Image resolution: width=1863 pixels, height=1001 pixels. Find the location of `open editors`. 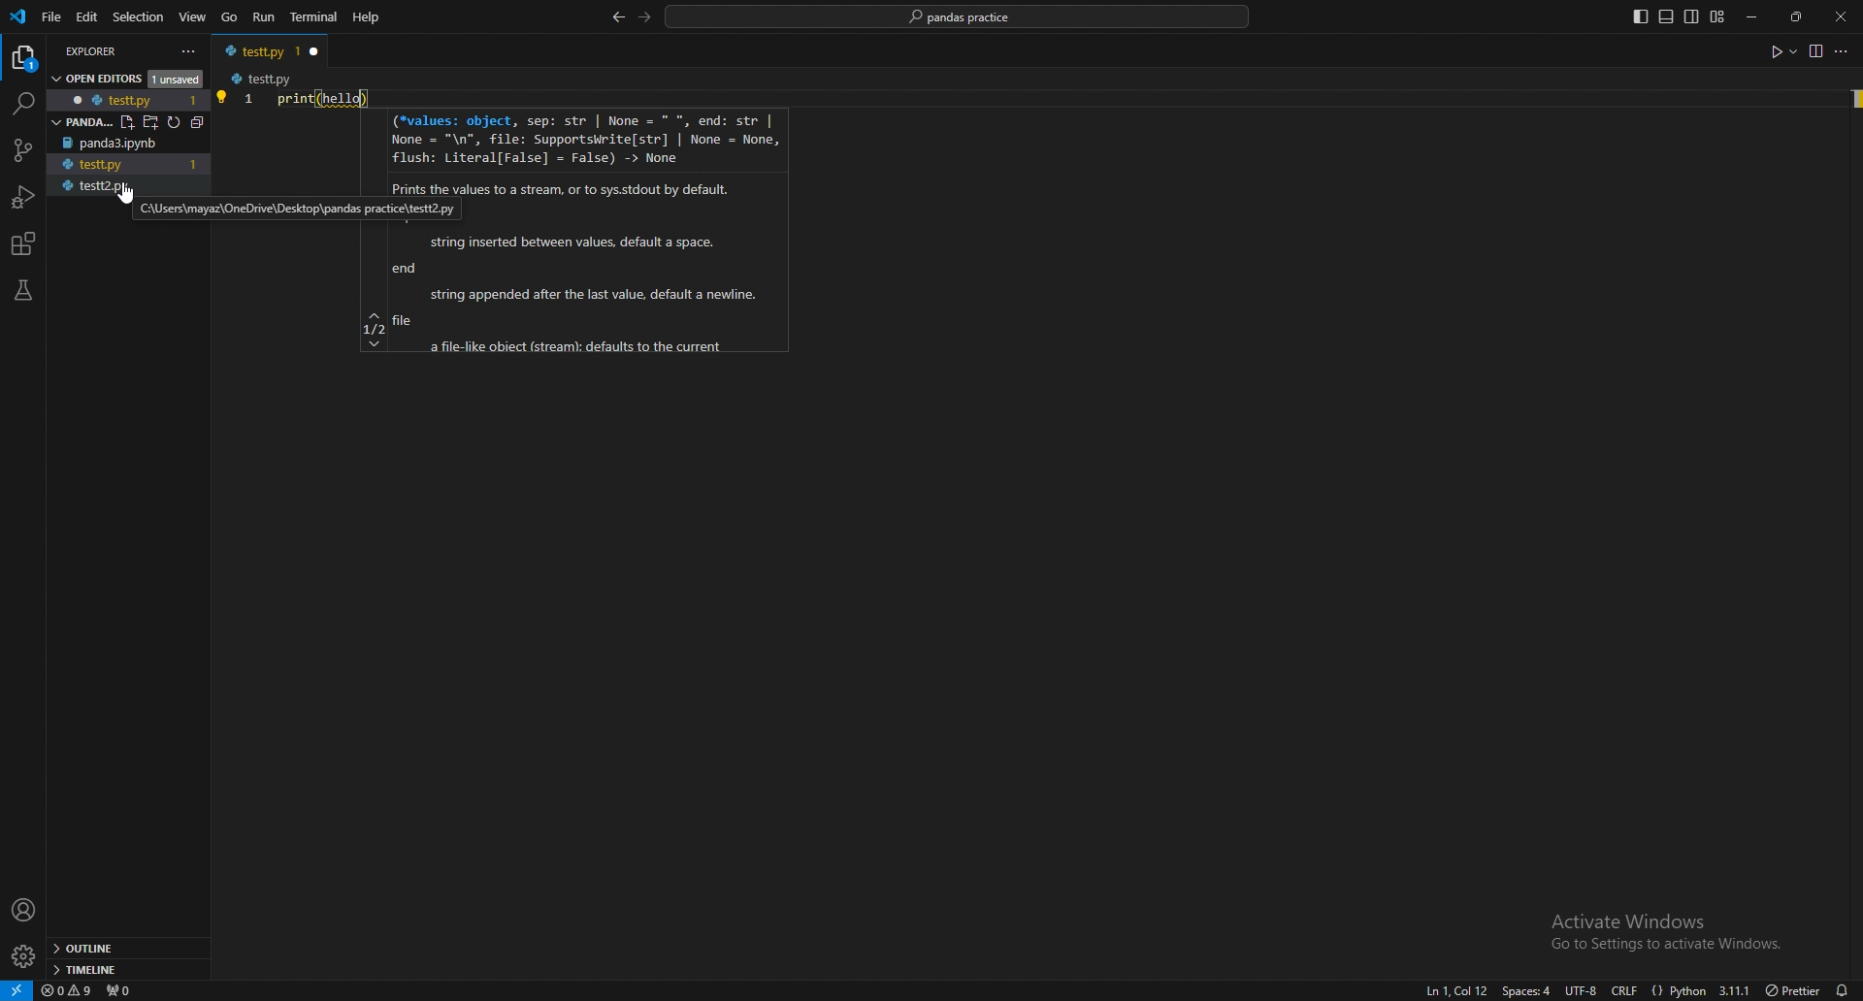

open editors is located at coordinates (122, 77).